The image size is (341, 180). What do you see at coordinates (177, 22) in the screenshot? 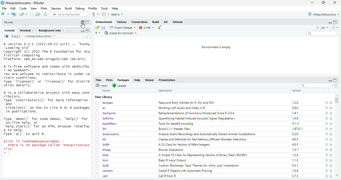
I see `Tutorial` at bounding box center [177, 22].